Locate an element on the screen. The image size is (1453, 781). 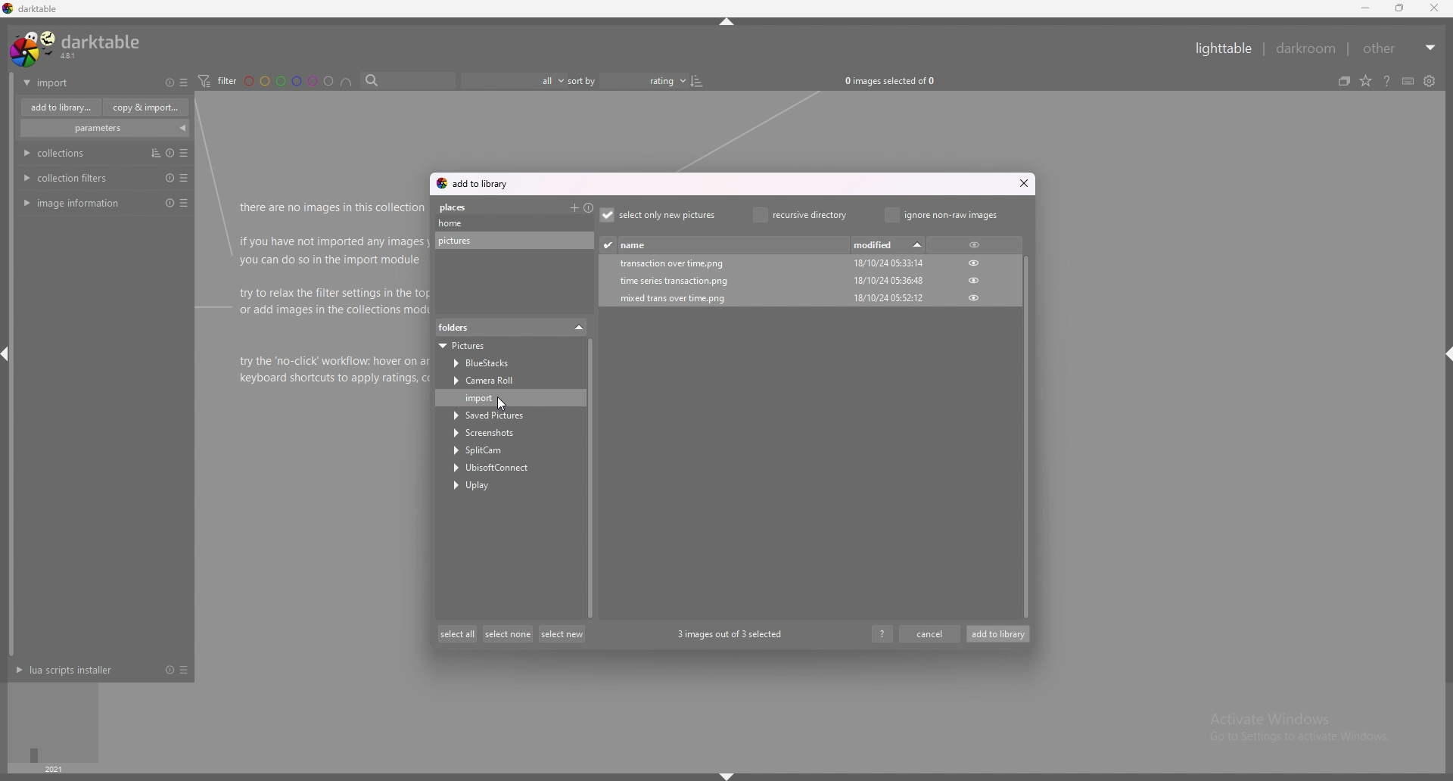
preset is located at coordinates (185, 153).